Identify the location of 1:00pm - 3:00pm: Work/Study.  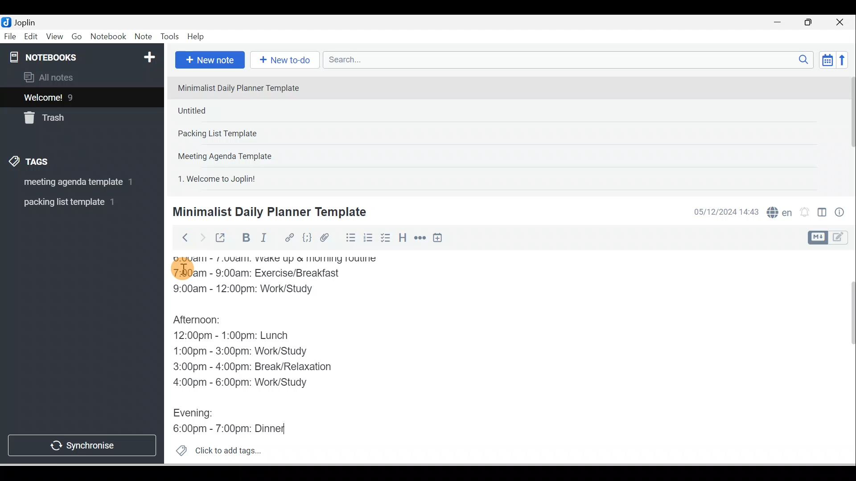
(242, 351).